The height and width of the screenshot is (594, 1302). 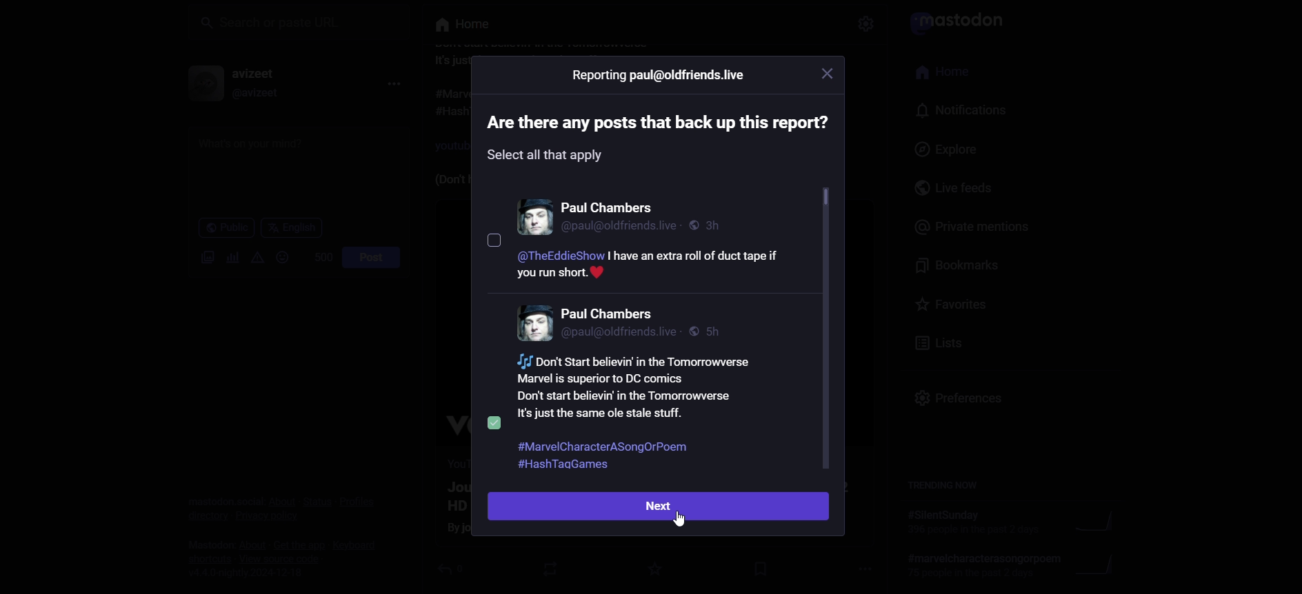 What do you see at coordinates (658, 76) in the screenshot?
I see `` at bounding box center [658, 76].